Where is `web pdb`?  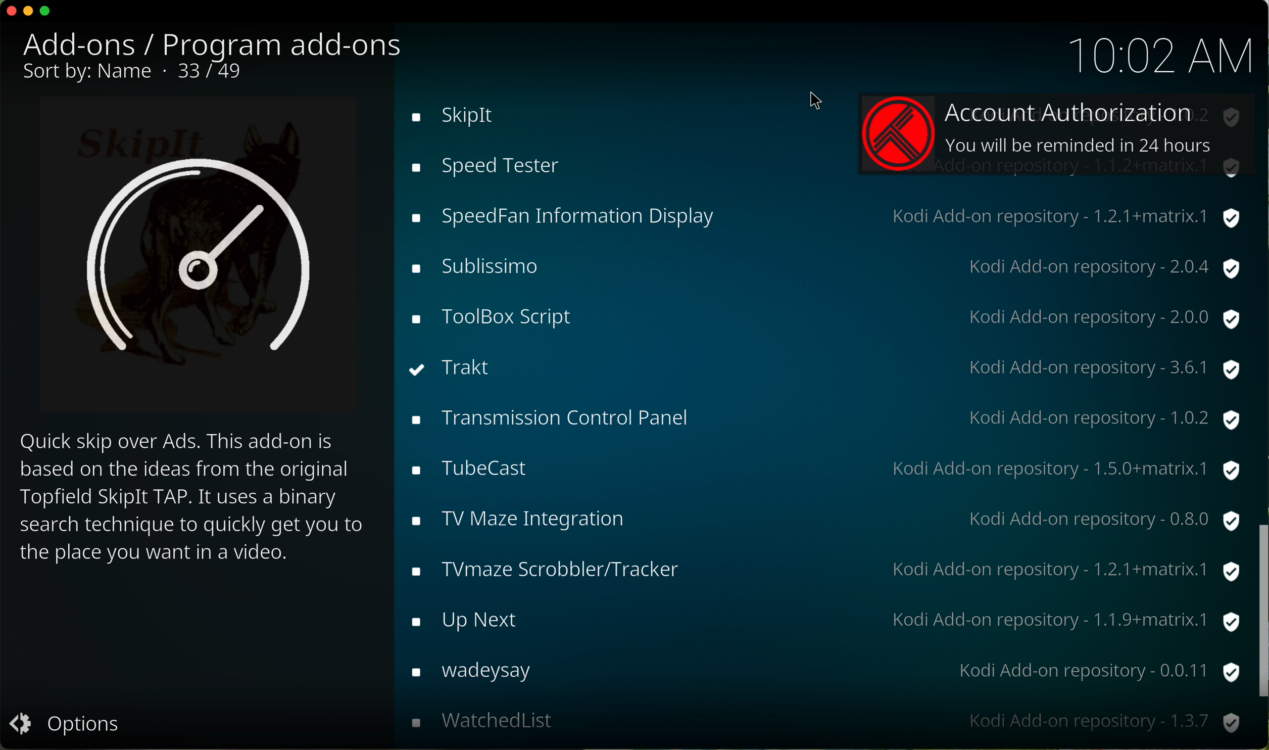 web pdb is located at coordinates (819, 567).